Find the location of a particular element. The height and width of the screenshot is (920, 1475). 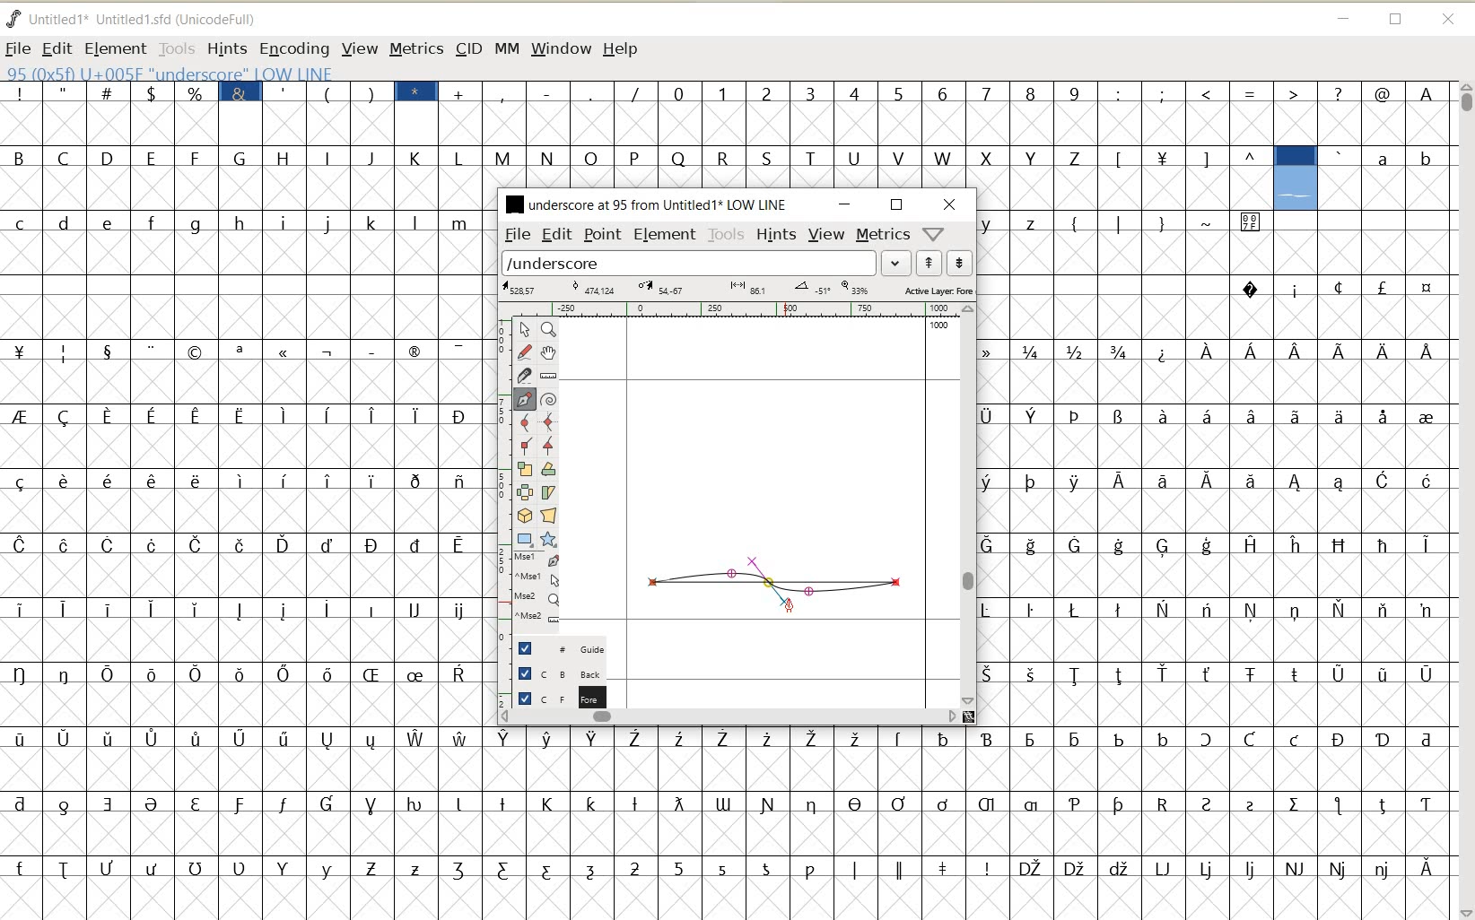

Add a corner point is located at coordinates (549, 446).